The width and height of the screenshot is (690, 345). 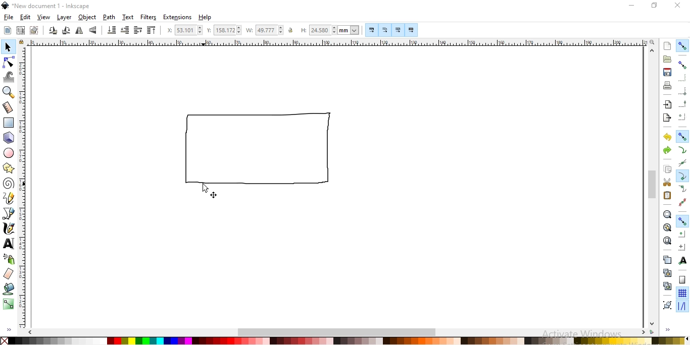 I want to click on open an existing document, so click(x=667, y=60).